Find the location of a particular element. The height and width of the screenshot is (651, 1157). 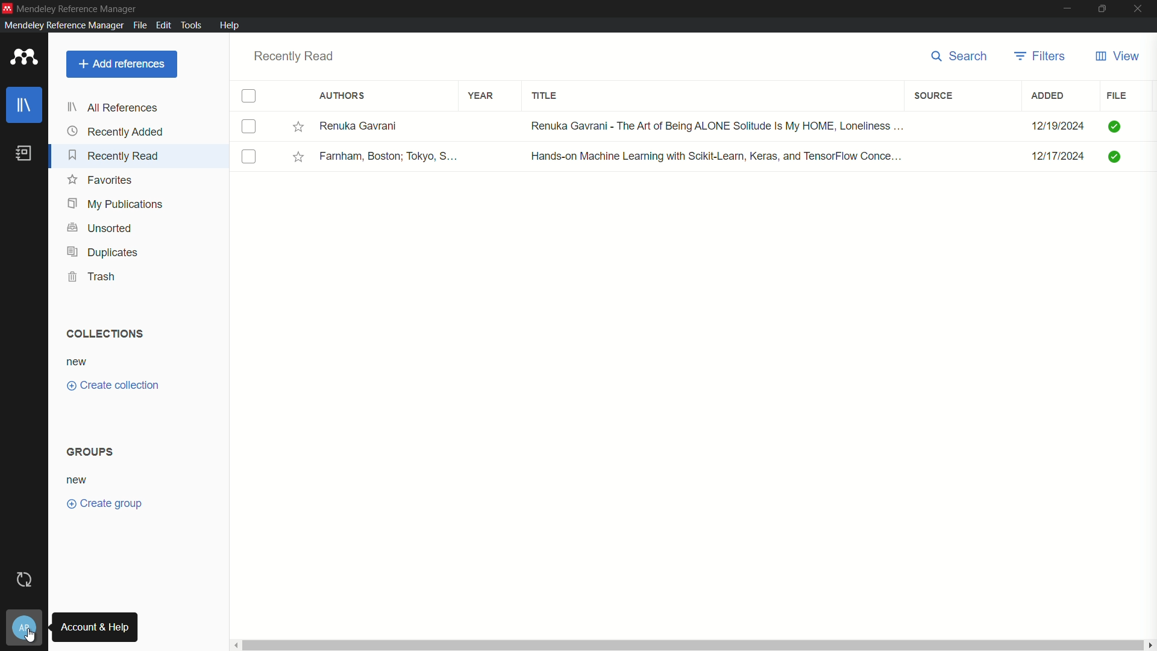

12/19/2024 is located at coordinates (1058, 126).